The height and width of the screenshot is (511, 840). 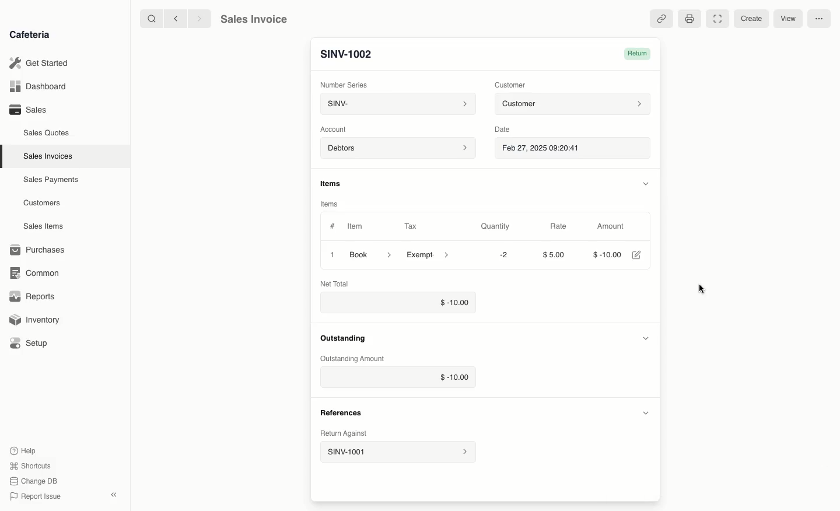 I want to click on Rate, so click(x=558, y=226).